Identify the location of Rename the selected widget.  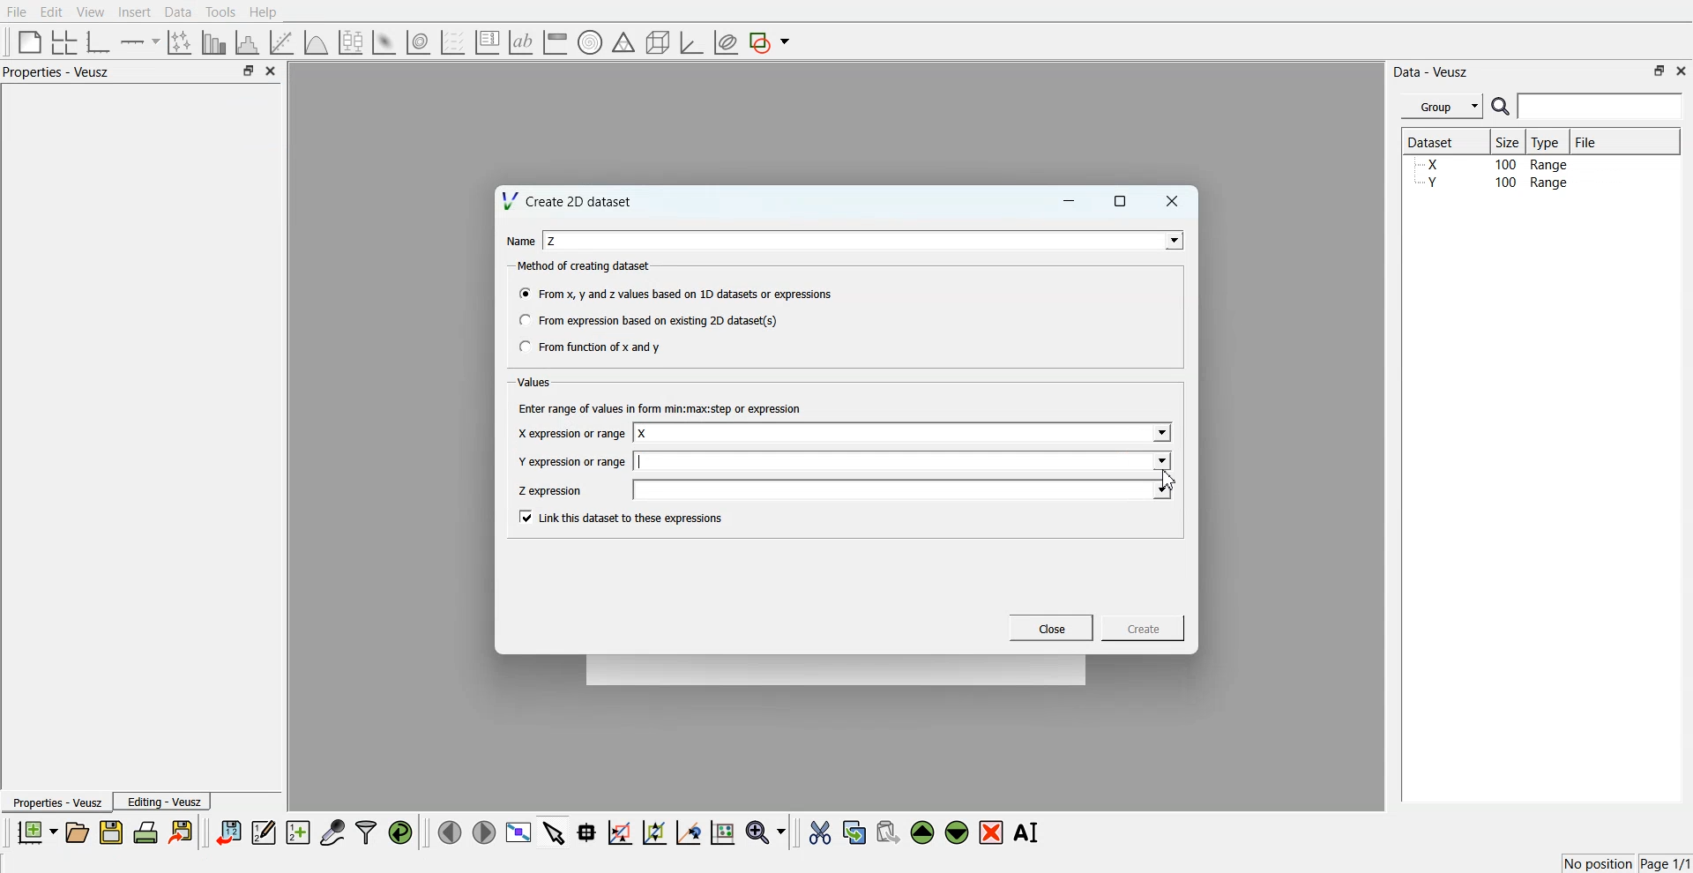
(1028, 832).